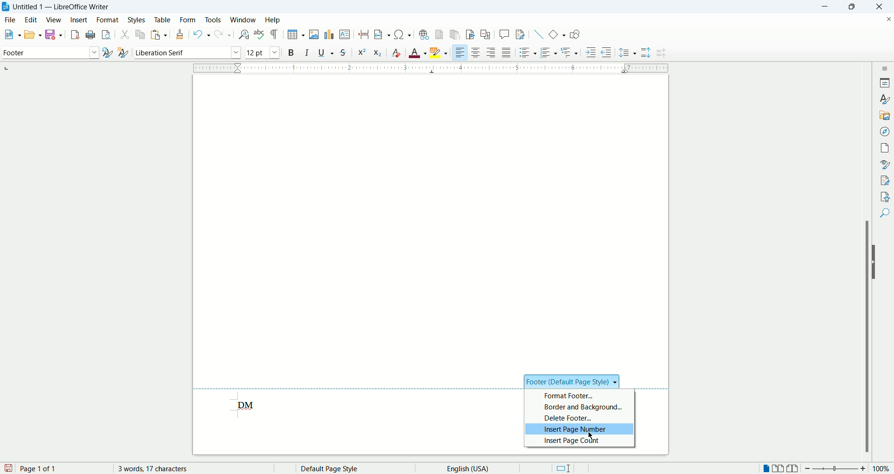 The height and width of the screenshot is (474, 894). Describe the element at coordinates (885, 196) in the screenshot. I see `accessibility check` at that location.